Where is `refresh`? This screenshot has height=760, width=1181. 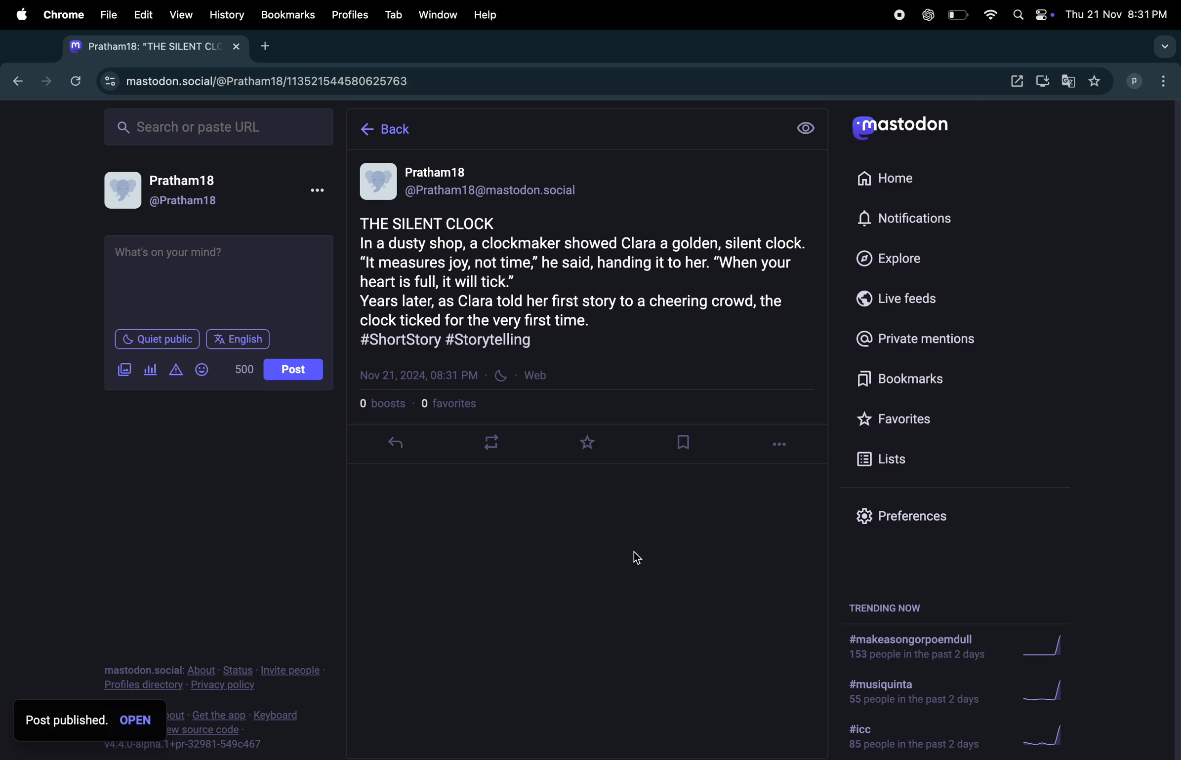
refresh is located at coordinates (71, 80).